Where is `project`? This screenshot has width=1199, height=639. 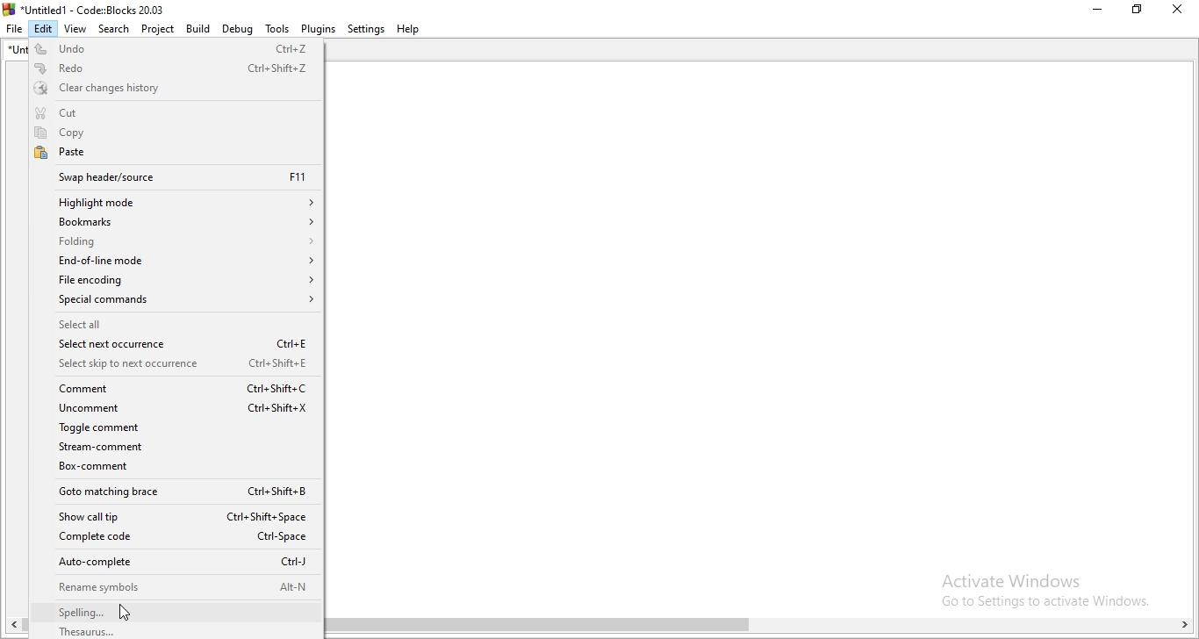
project is located at coordinates (156, 28).